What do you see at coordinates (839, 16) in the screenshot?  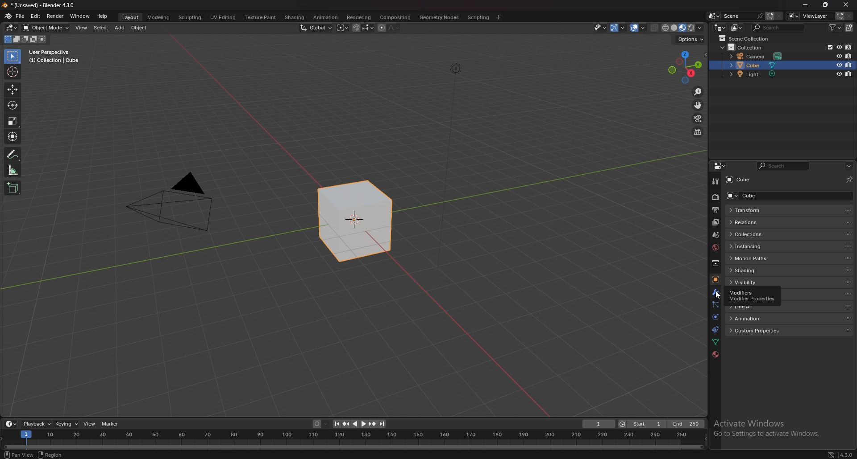 I see `add view layer` at bounding box center [839, 16].